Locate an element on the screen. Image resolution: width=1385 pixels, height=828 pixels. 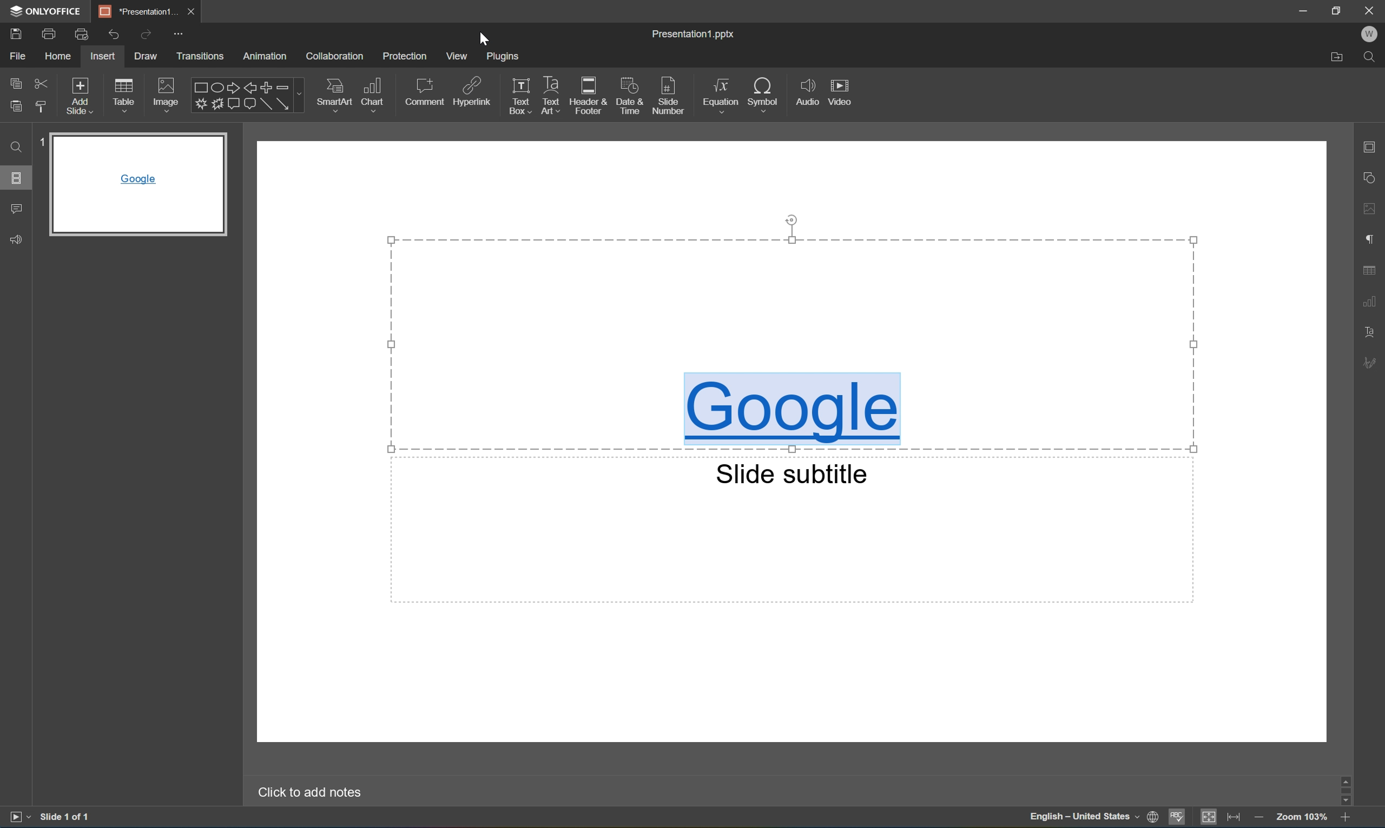
Cursor Position AFTER_LAST_ACTION is located at coordinates (483, 39).